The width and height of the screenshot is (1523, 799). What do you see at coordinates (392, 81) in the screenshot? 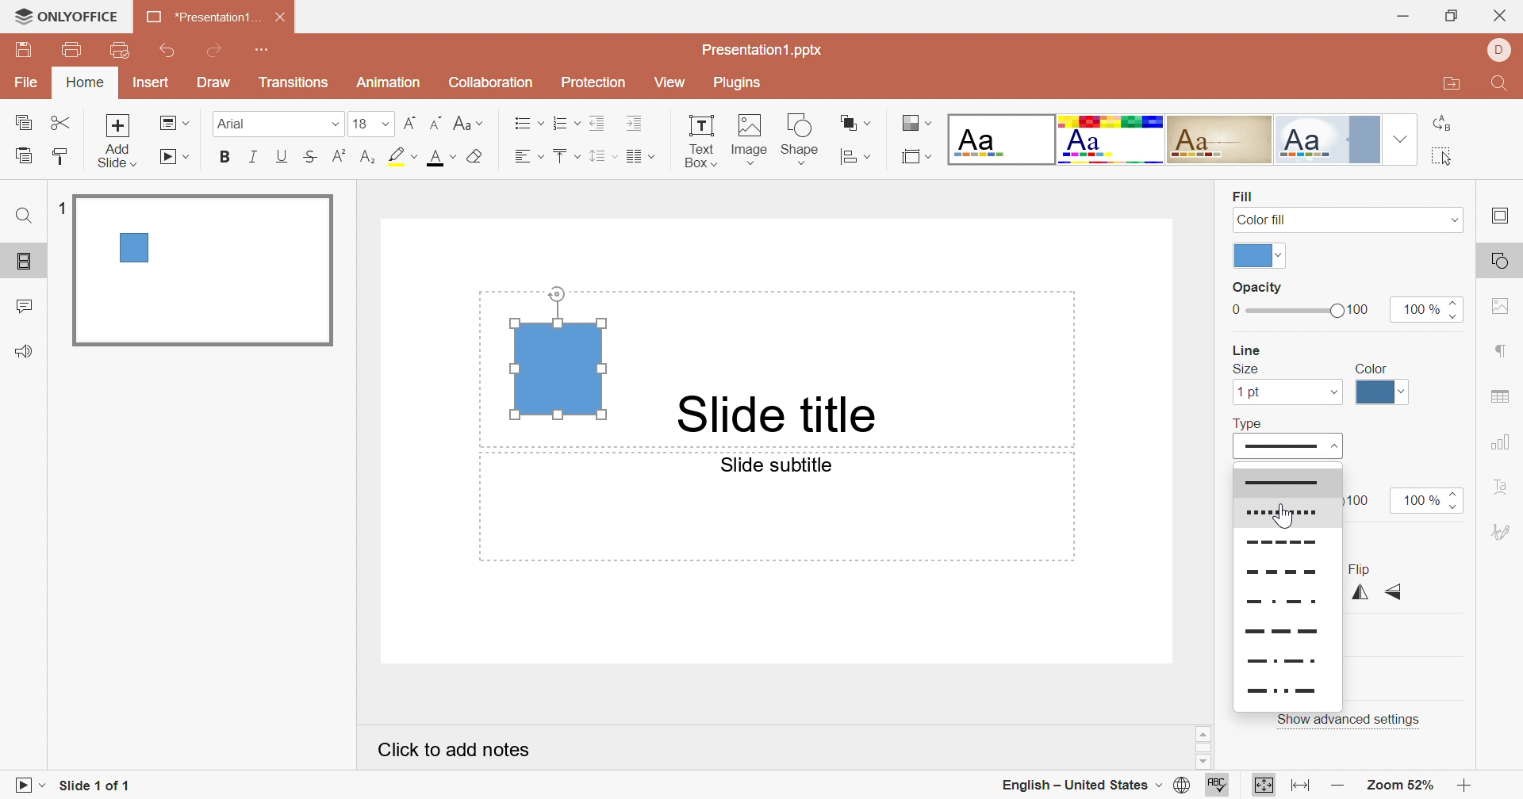
I see `Animation` at bounding box center [392, 81].